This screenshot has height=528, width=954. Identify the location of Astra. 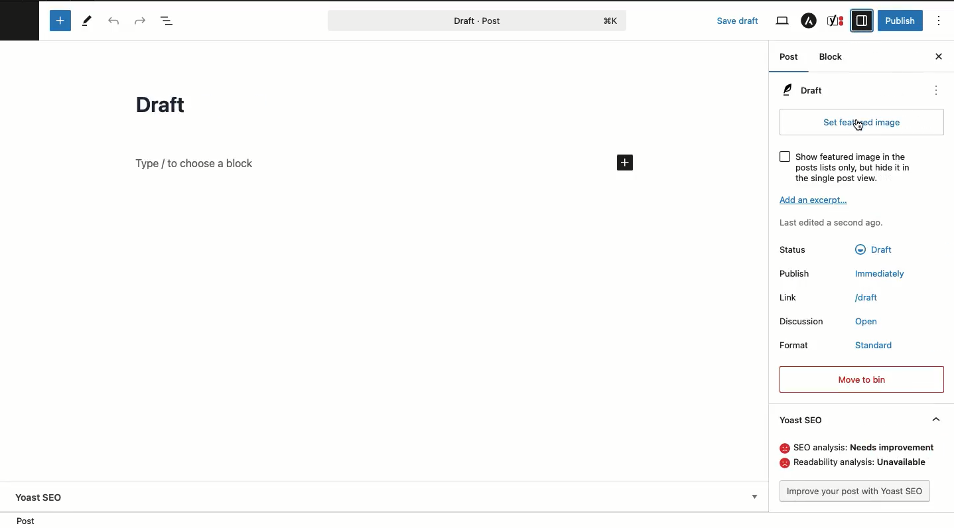
(809, 23).